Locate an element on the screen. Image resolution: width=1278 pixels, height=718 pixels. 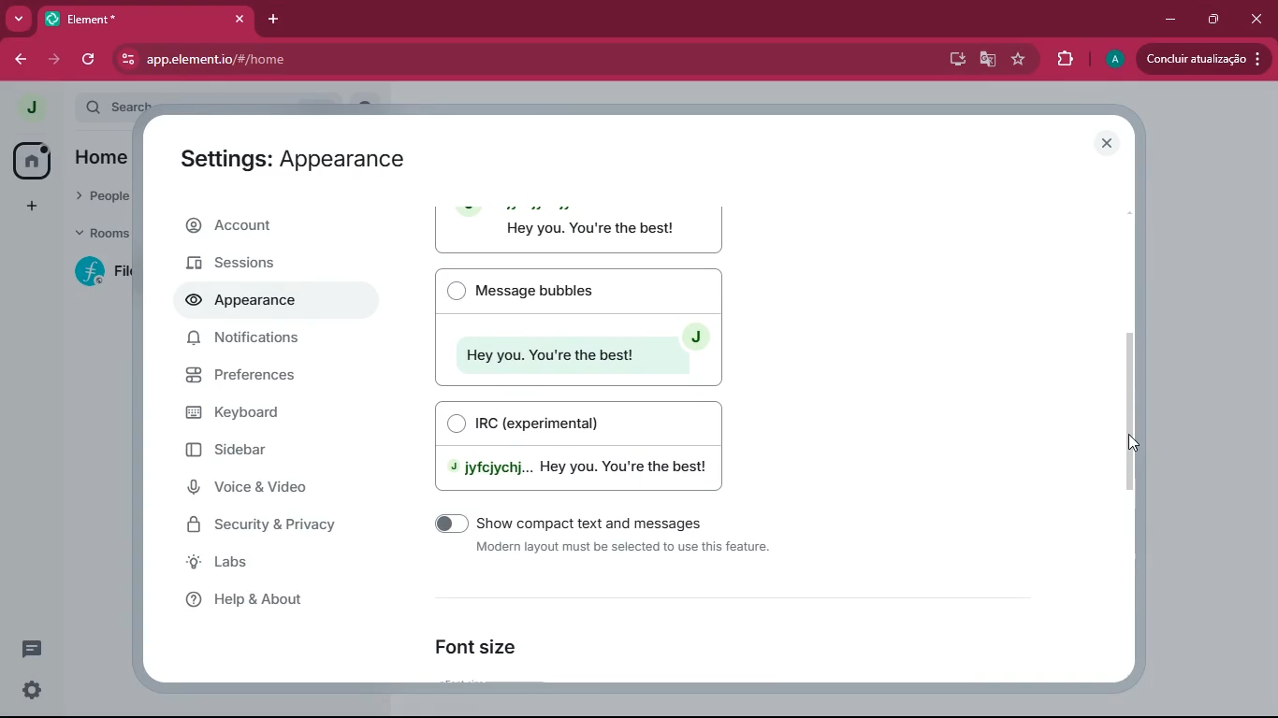
profile is located at coordinates (1111, 60).